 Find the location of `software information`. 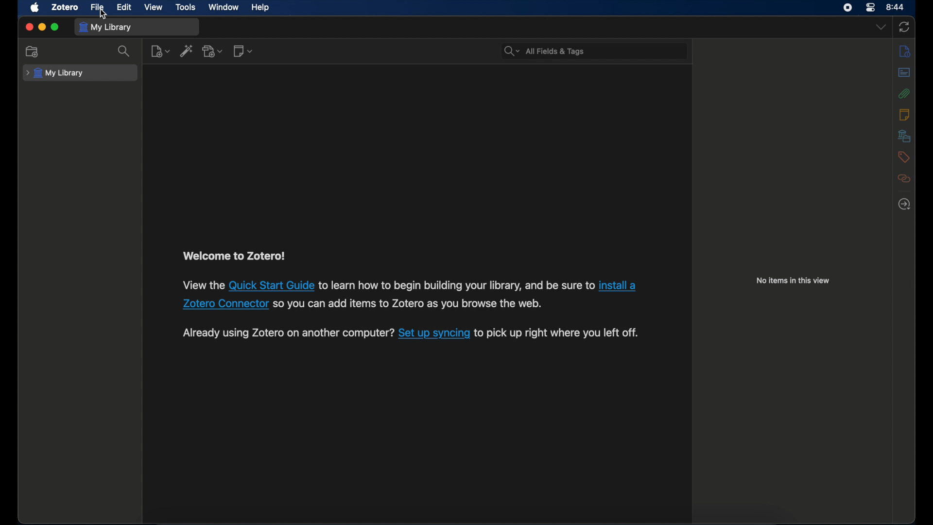

software information is located at coordinates (456, 285).